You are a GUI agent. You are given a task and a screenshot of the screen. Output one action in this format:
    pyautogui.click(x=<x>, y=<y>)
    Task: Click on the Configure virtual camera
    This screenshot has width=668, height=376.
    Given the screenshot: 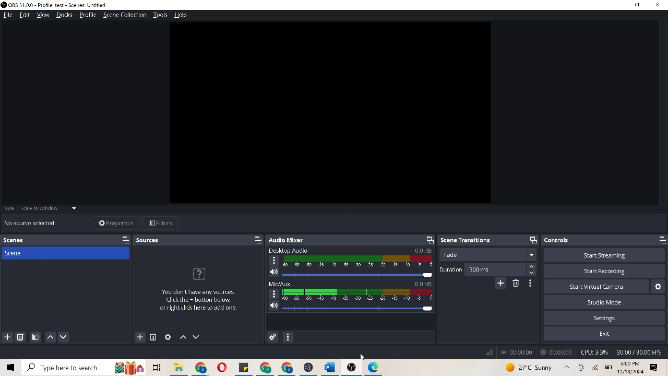 What is the action you would take?
    pyautogui.click(x=659, y=286)
    